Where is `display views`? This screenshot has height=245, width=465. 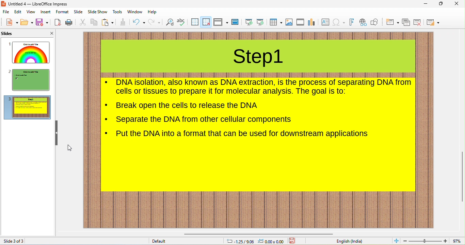
display views is located at coordinates (221, 22).